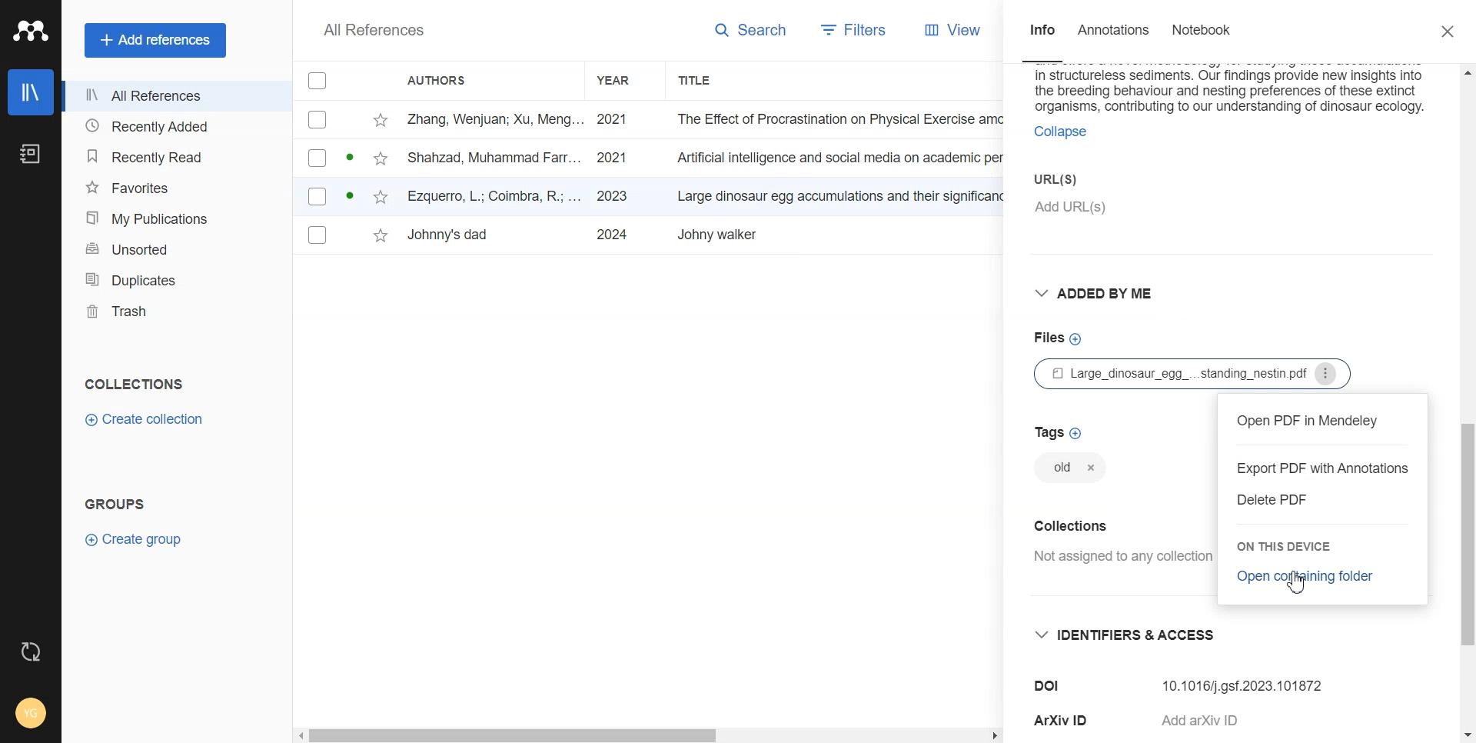 This screenshot has height=743, width=1476. Describe the element at coordinates (1244, 681) in the screenshot. I see `10.1016j.gsf.2023.101872` at that location.